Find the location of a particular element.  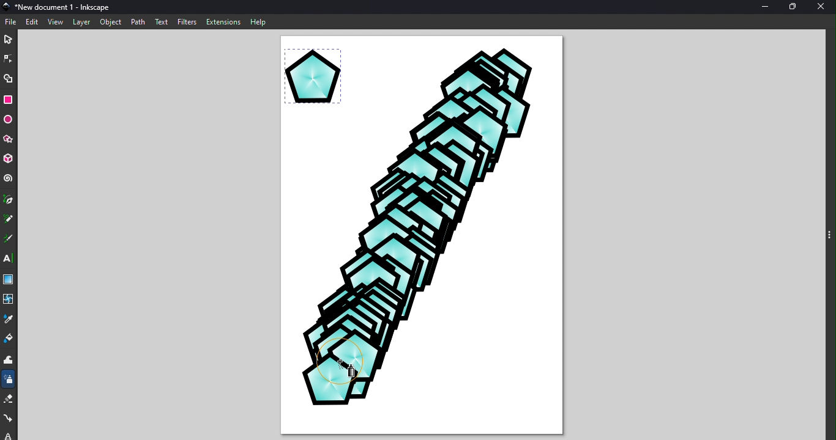

Node tool is located at coordinates (9, 57).